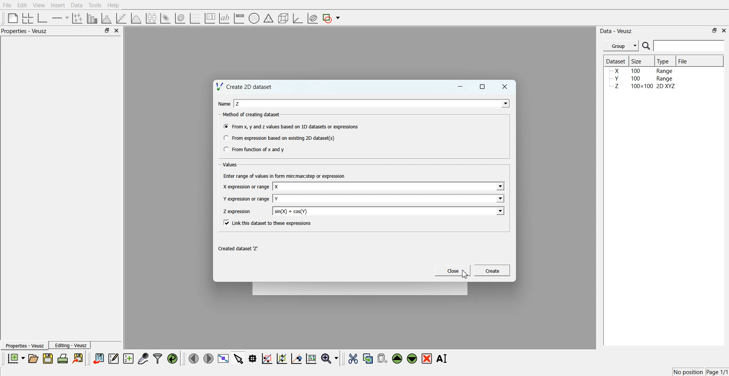  I want to click on Open the document, so click(33, 359).